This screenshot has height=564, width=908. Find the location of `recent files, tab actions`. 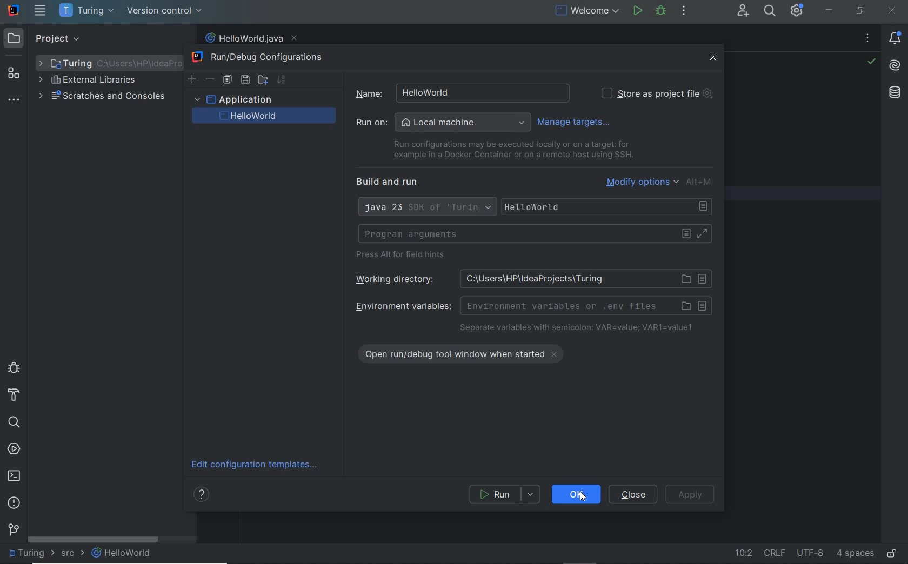

recent files, tab actions is located at coordinates (867, 40).